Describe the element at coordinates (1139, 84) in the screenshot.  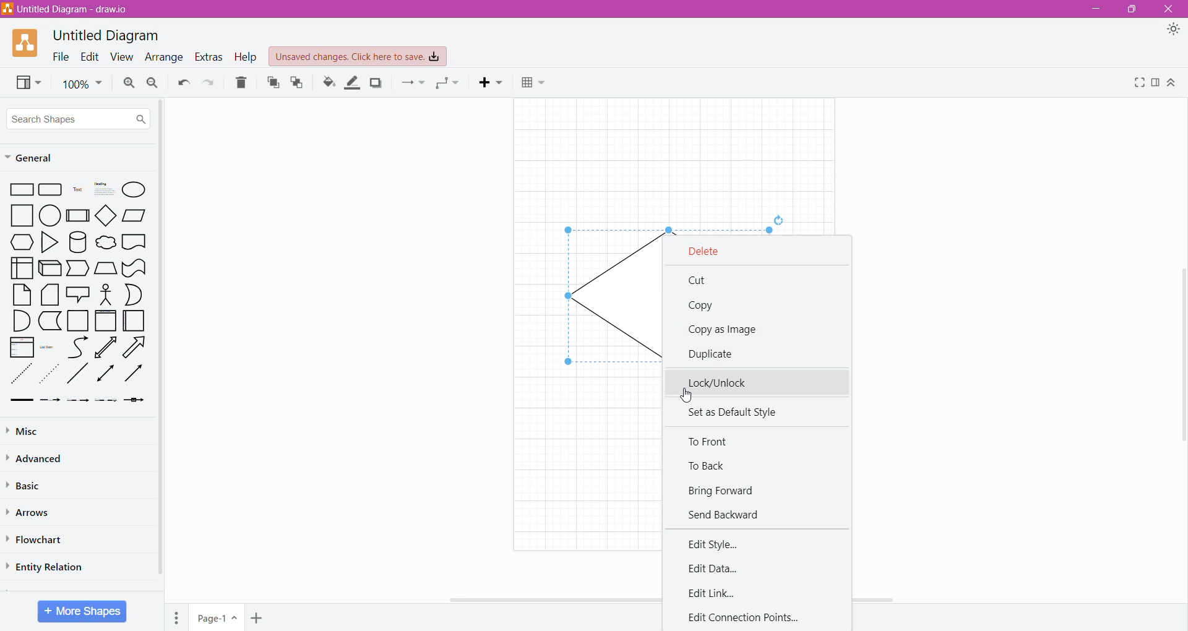
I see `Fullscreen` at that location.